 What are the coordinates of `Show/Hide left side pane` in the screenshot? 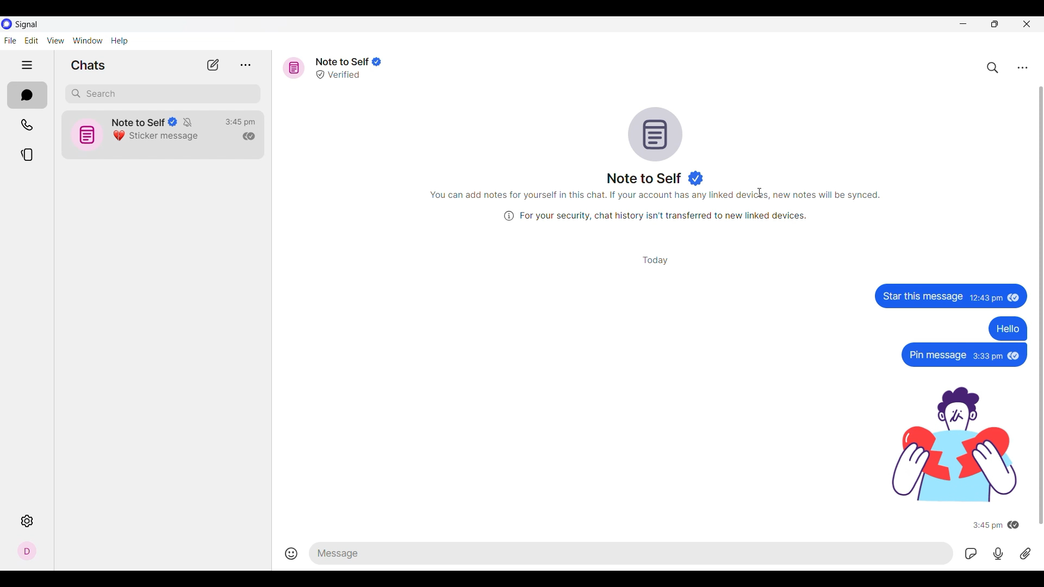 It's located at (27, 65).